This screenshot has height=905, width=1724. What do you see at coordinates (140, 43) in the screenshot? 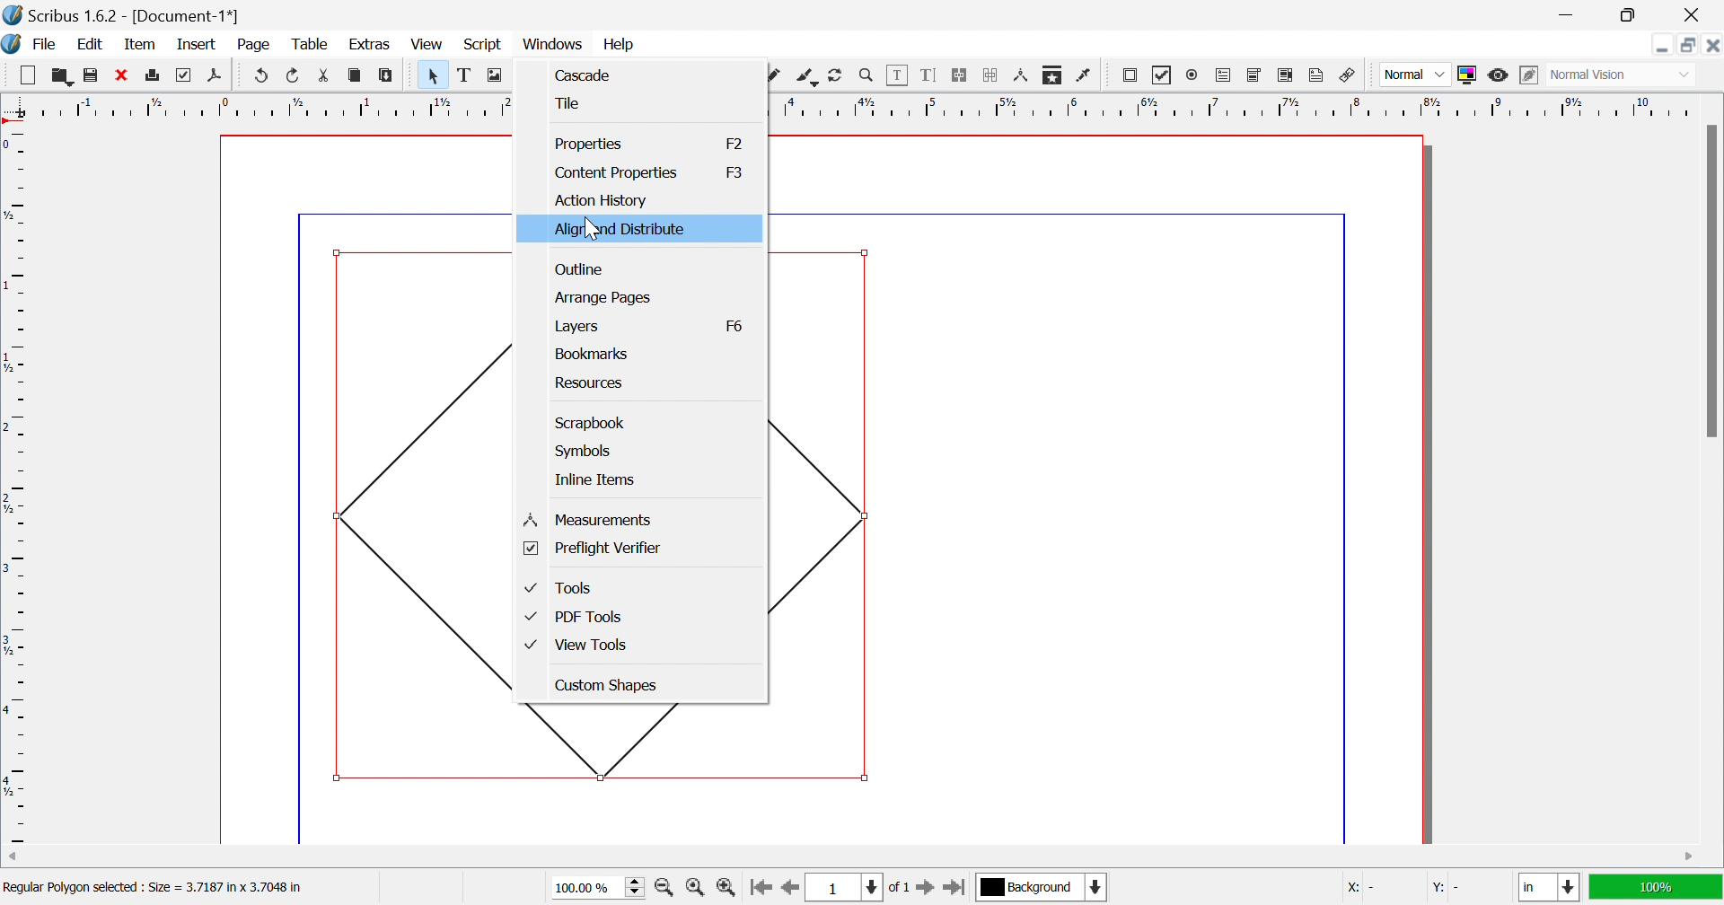
I see `Item` at bounding box center [140, 43].